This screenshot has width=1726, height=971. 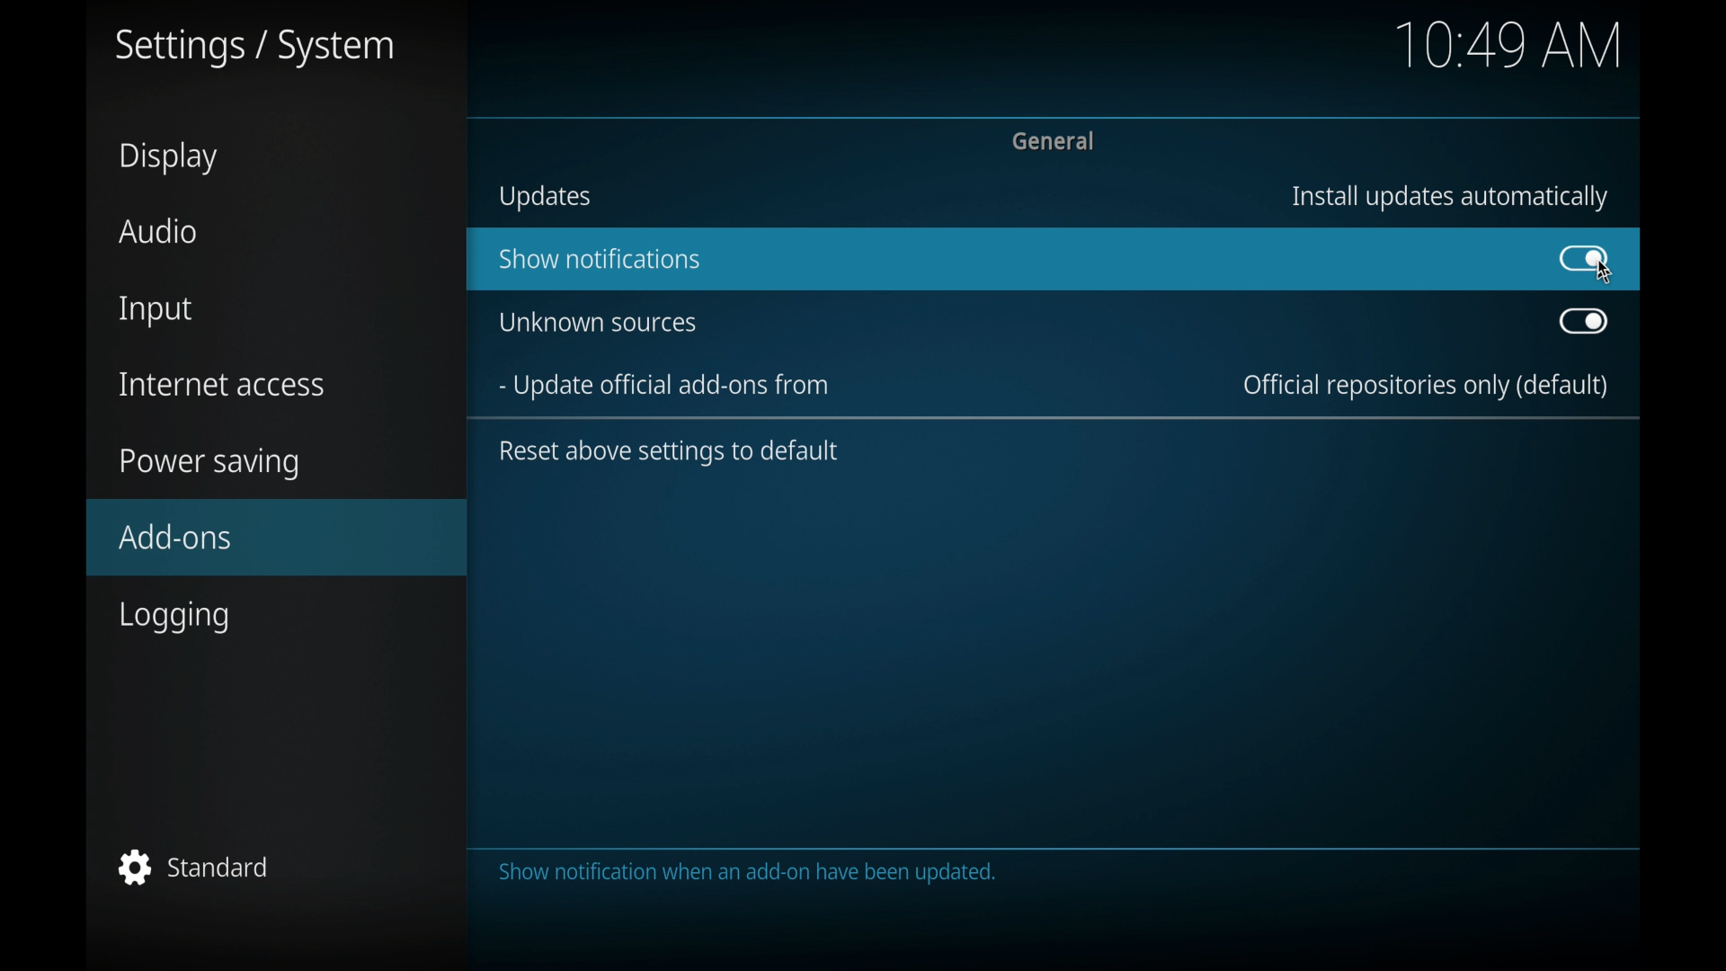 What do you see at coordinates (1584, 259) in the screenshot?
I see `toggle button` at bounding box center [1584, 259].